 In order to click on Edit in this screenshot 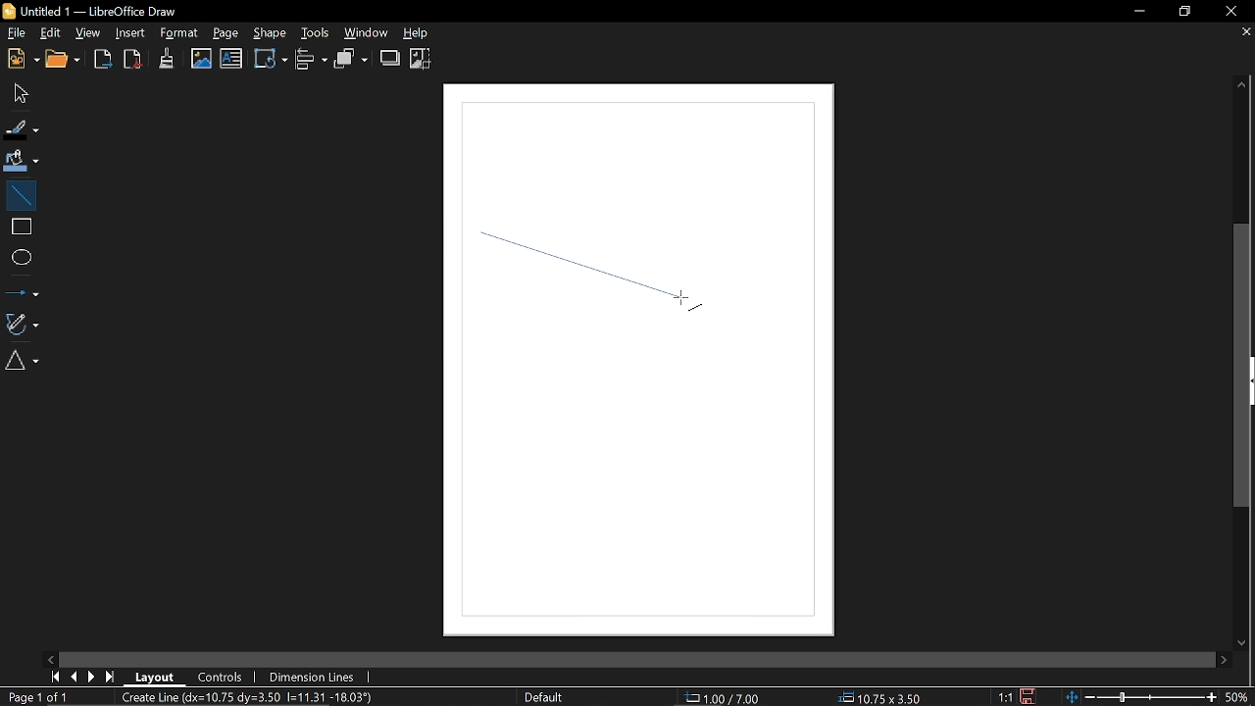, I will do `click(51, 31)`.